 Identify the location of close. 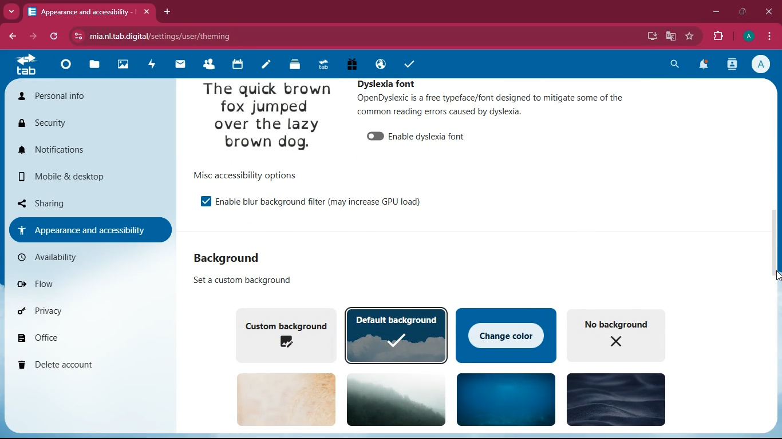
(769, 12).